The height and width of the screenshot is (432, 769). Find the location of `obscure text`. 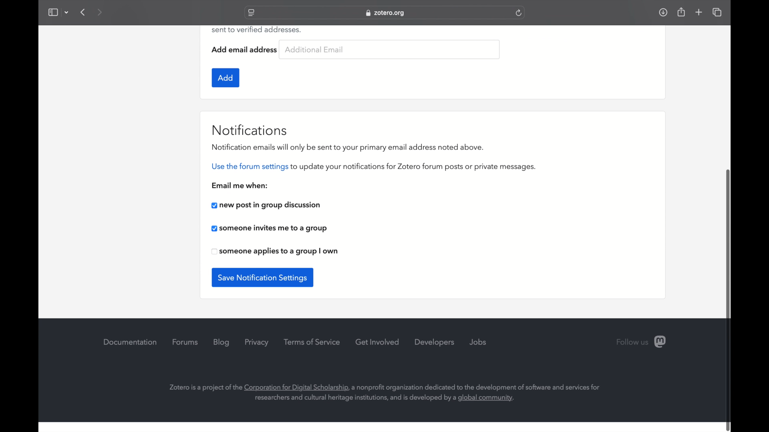

obscure text is located at coordinates (256, 30).